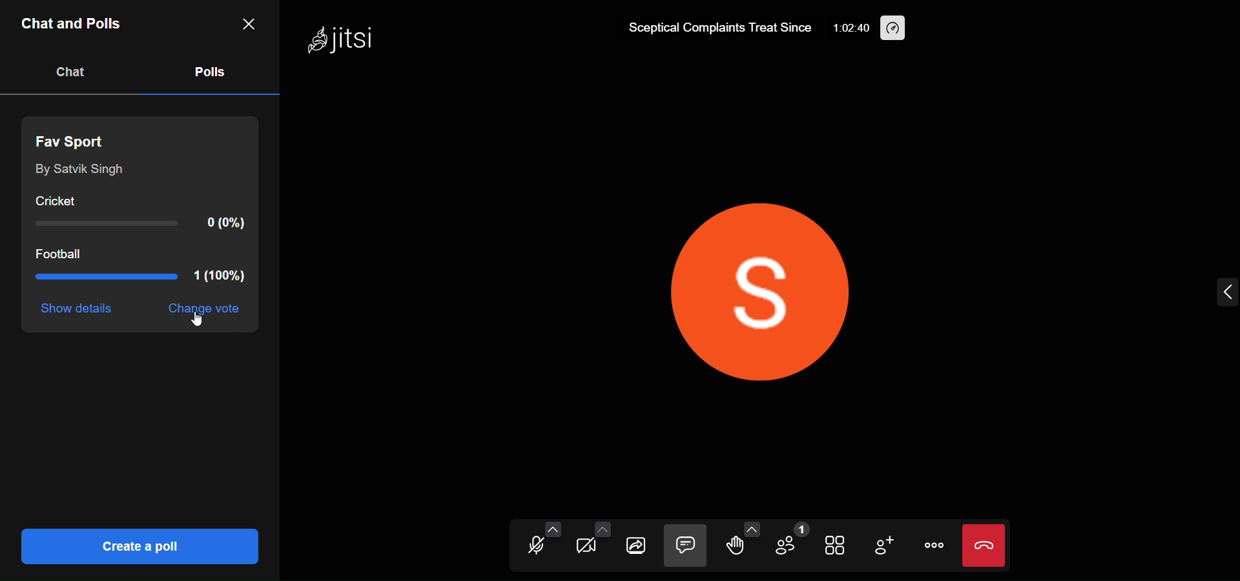 The height and width of the screenshot is (581, 1240). I want to click on display picture, so click(770, 284).